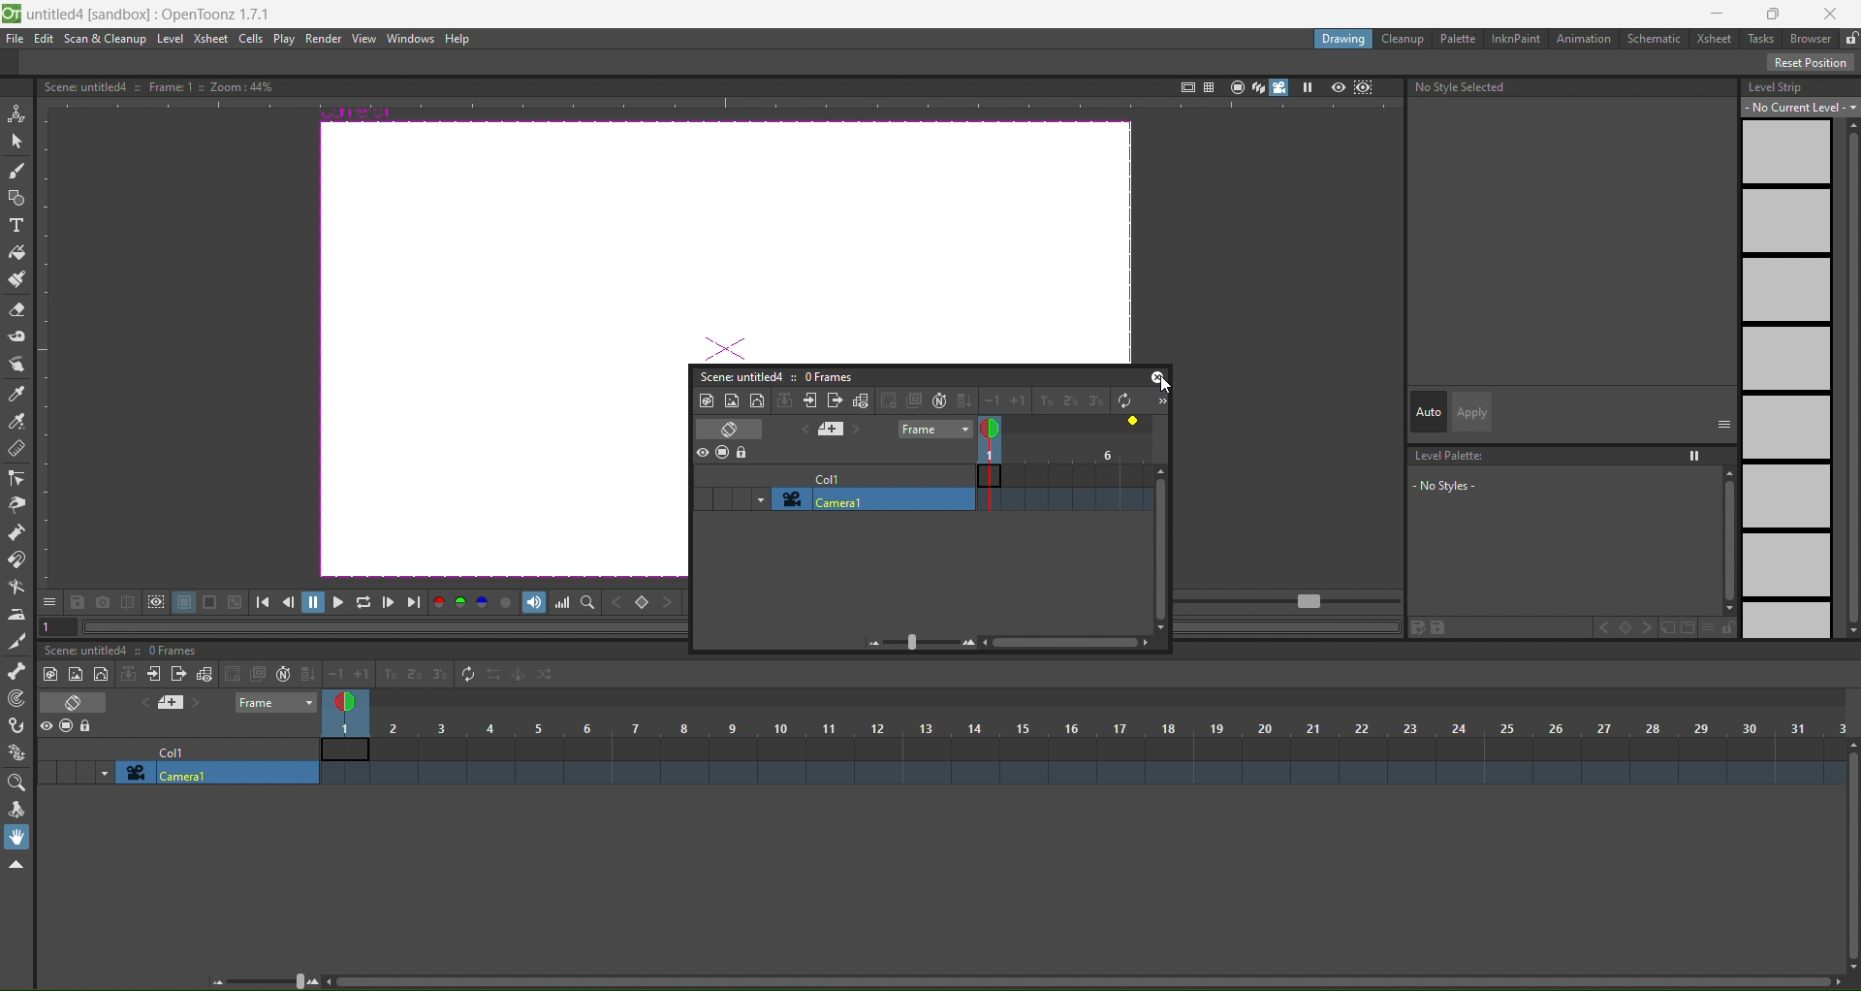  What do you see at coordinates (17, 311) in the screenshot?
I see `eraser tool` at bounding box center [17, 311].